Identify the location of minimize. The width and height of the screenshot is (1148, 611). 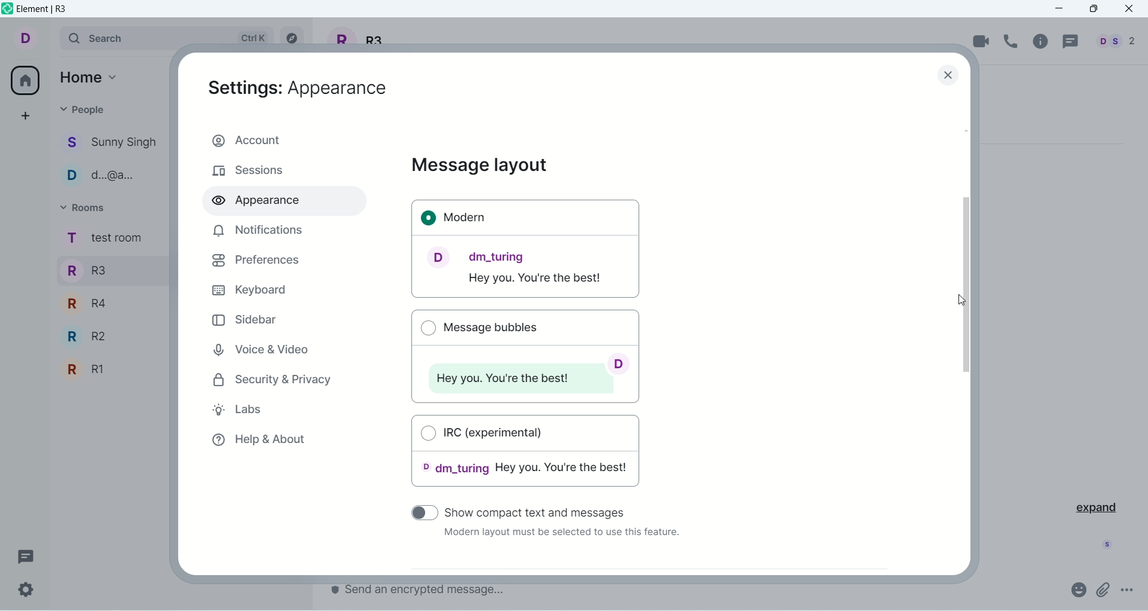
(1064, 9).